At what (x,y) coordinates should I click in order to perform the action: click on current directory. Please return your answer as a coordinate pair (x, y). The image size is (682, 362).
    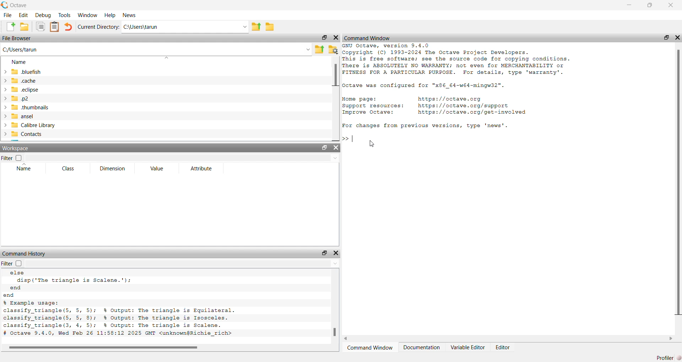
    Looking at the image, I should click on (99, 27).